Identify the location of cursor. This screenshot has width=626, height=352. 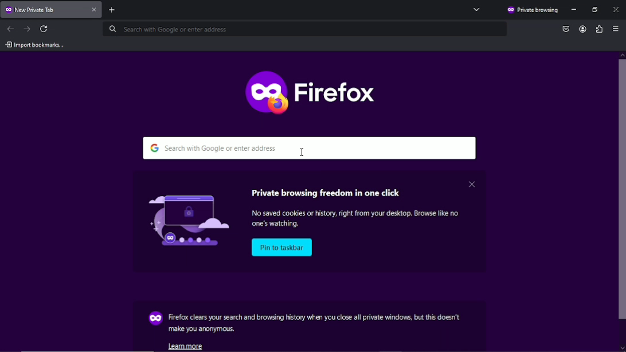
(303, 152).